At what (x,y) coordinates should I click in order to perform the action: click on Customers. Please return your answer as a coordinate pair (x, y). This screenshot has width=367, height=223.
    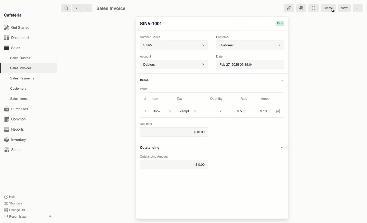
    Looking at the image, I should click on (18, 89).